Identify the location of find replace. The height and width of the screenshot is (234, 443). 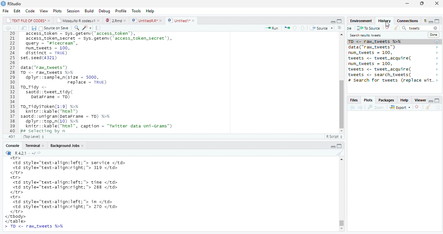
(77, 28).